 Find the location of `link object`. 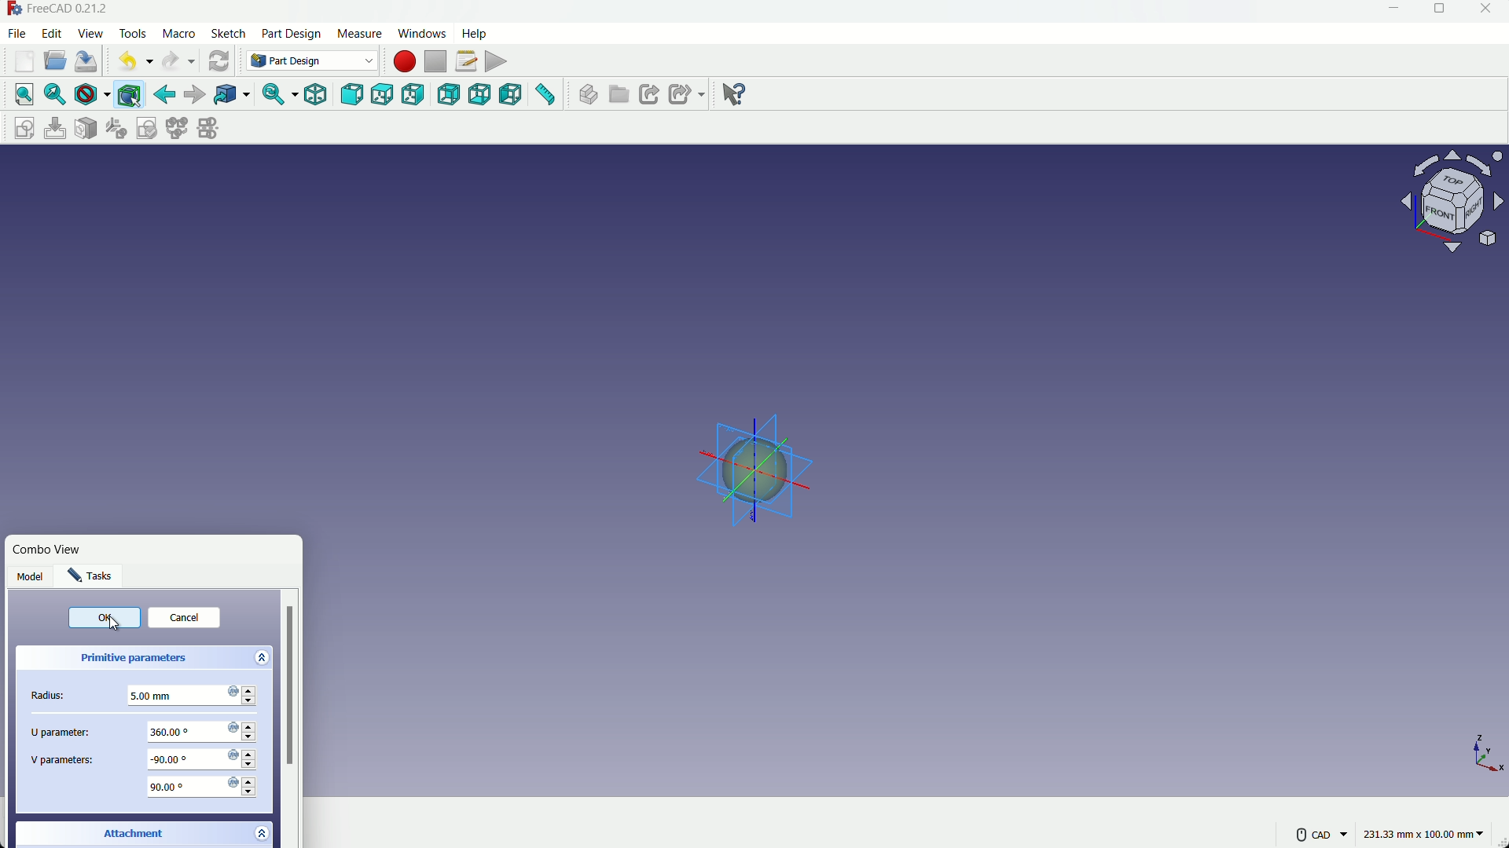

link object is located at coordinates (232, 95).